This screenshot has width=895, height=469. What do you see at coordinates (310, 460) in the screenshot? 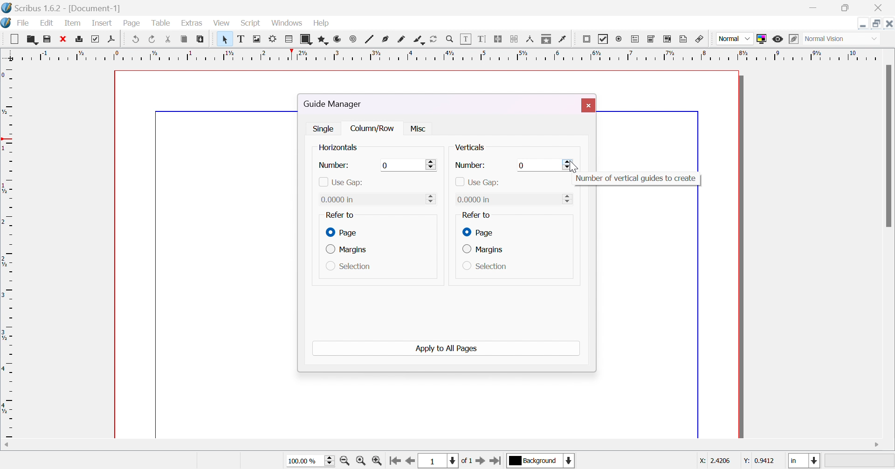
I see `select current size` at bounding box center [310, 460].